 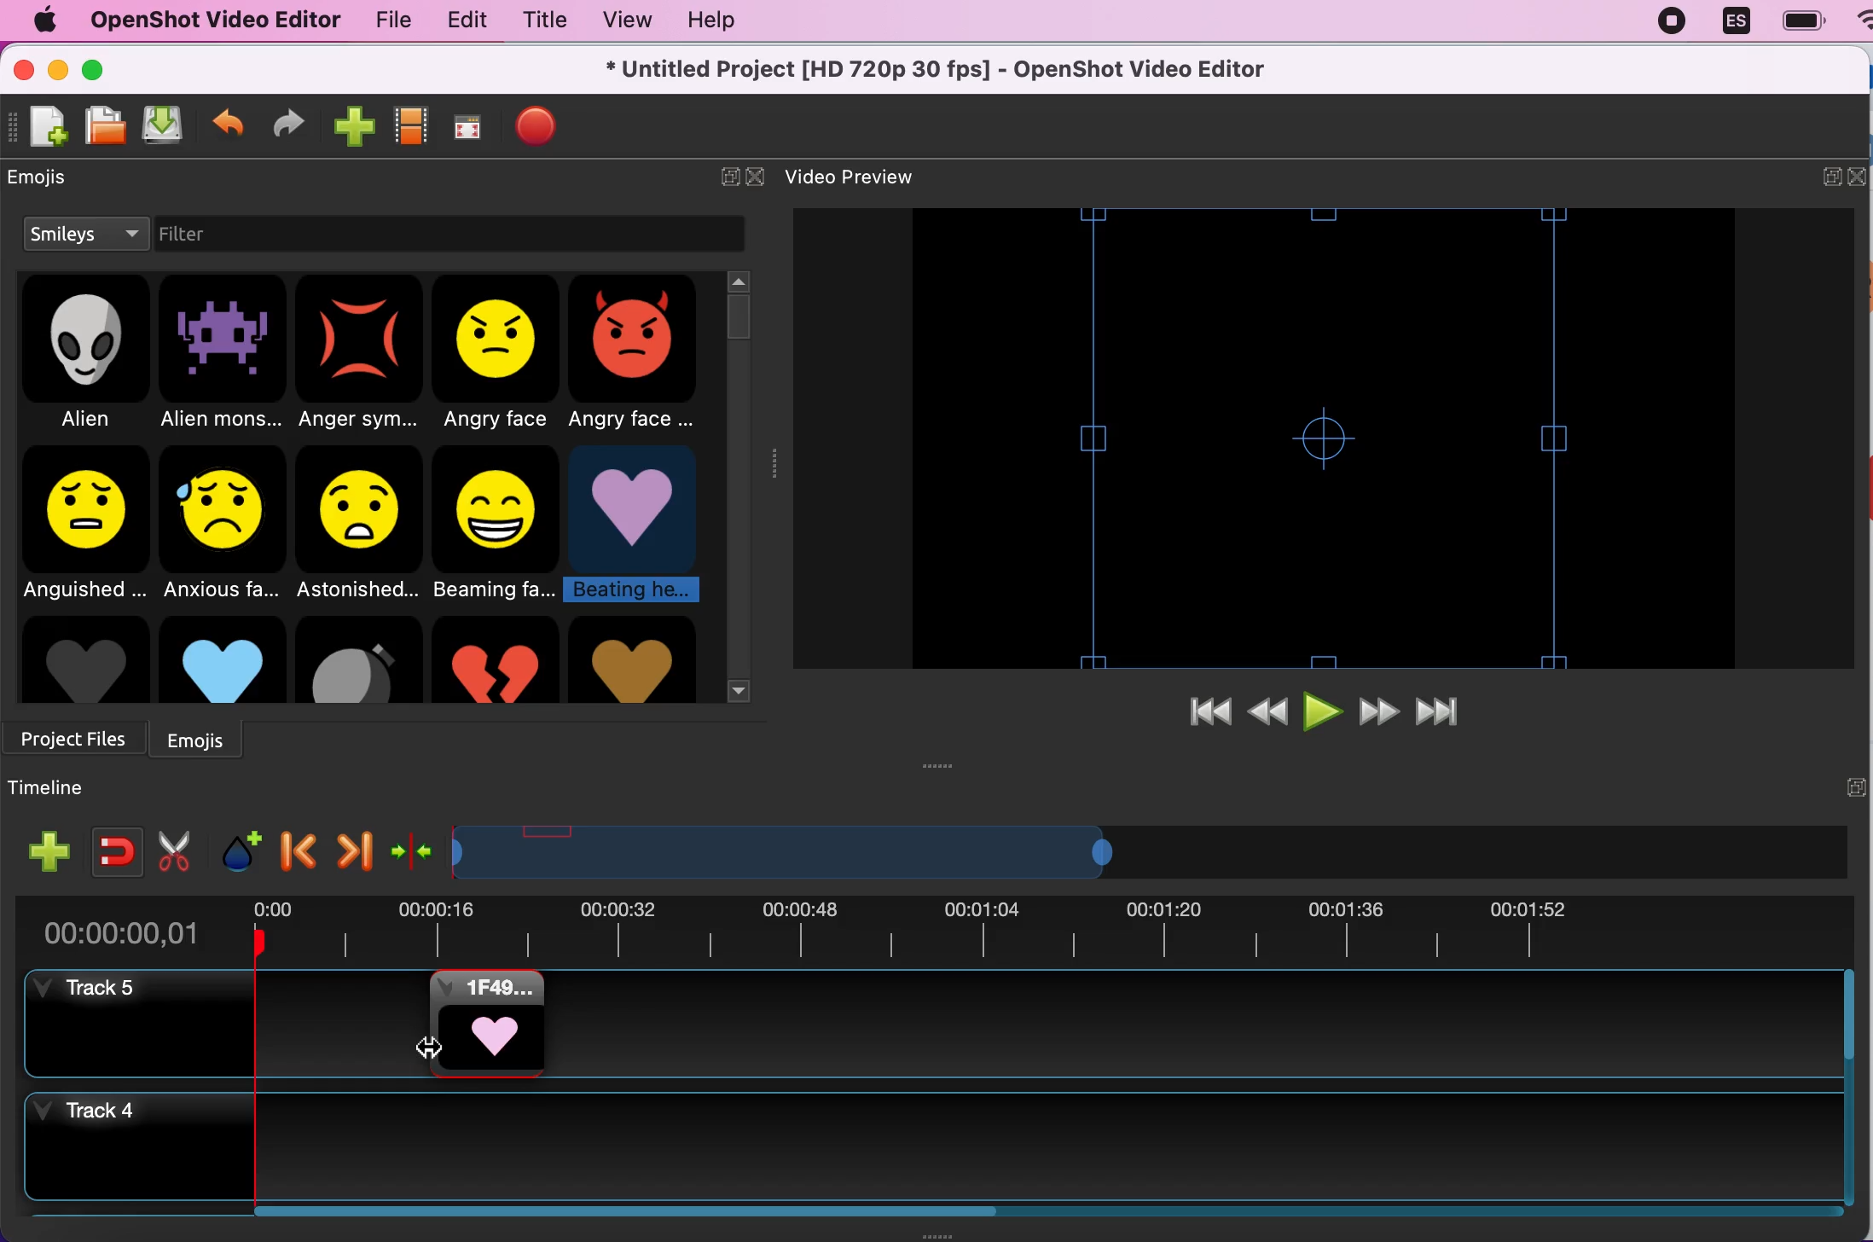 What do you see at coordinates (220, 236) in the screenshot?
I see `filter` at bounding box center [220, 236].